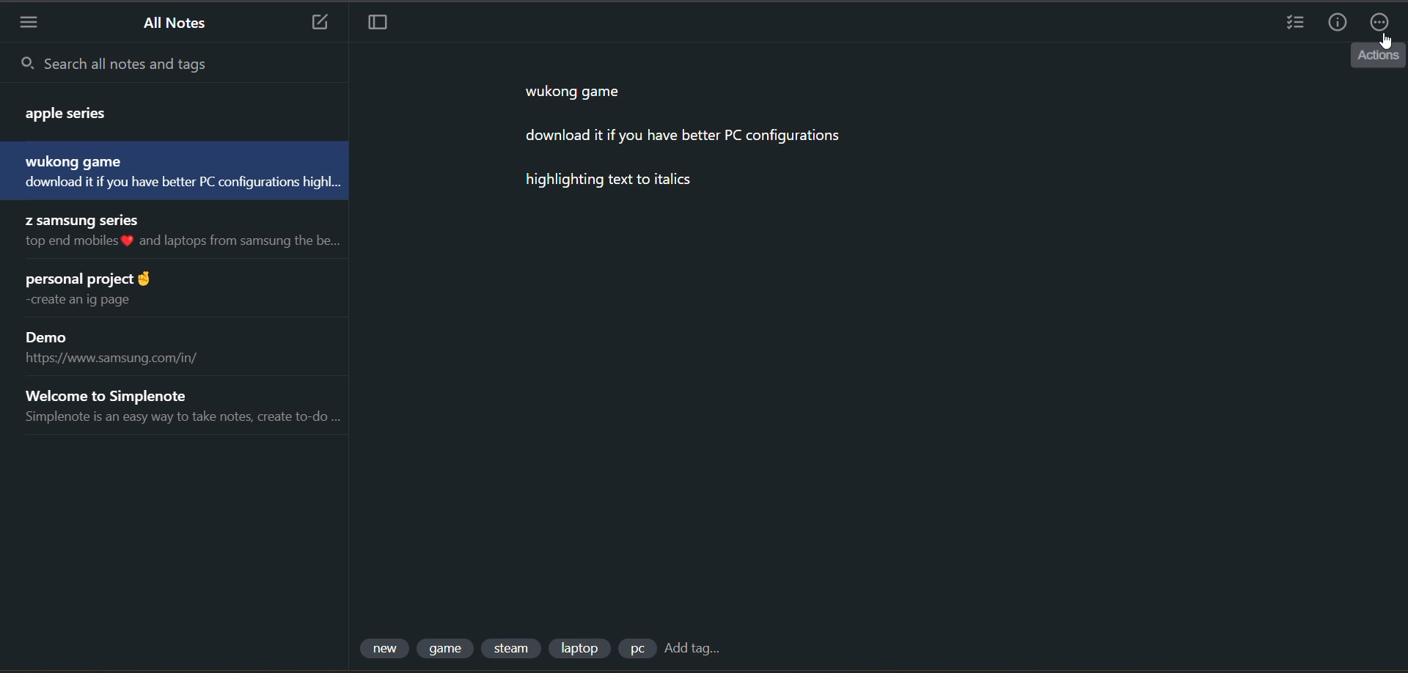  I want to click on note title and preview, so click(128, 349).